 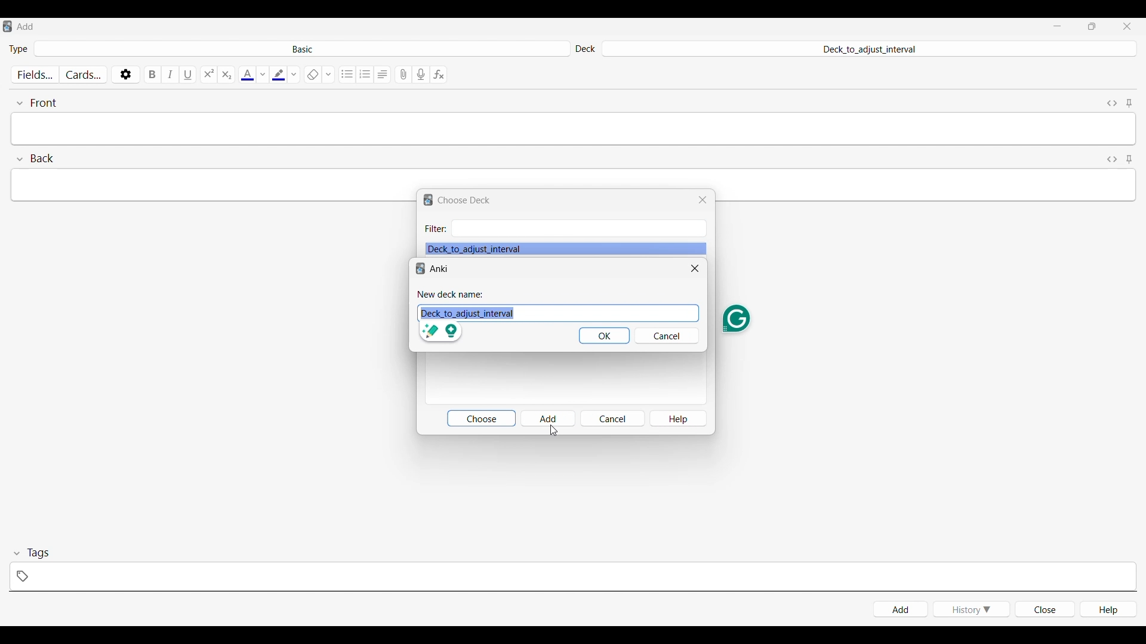 I want to click on Highlight color options, so click(x=294, y=74).